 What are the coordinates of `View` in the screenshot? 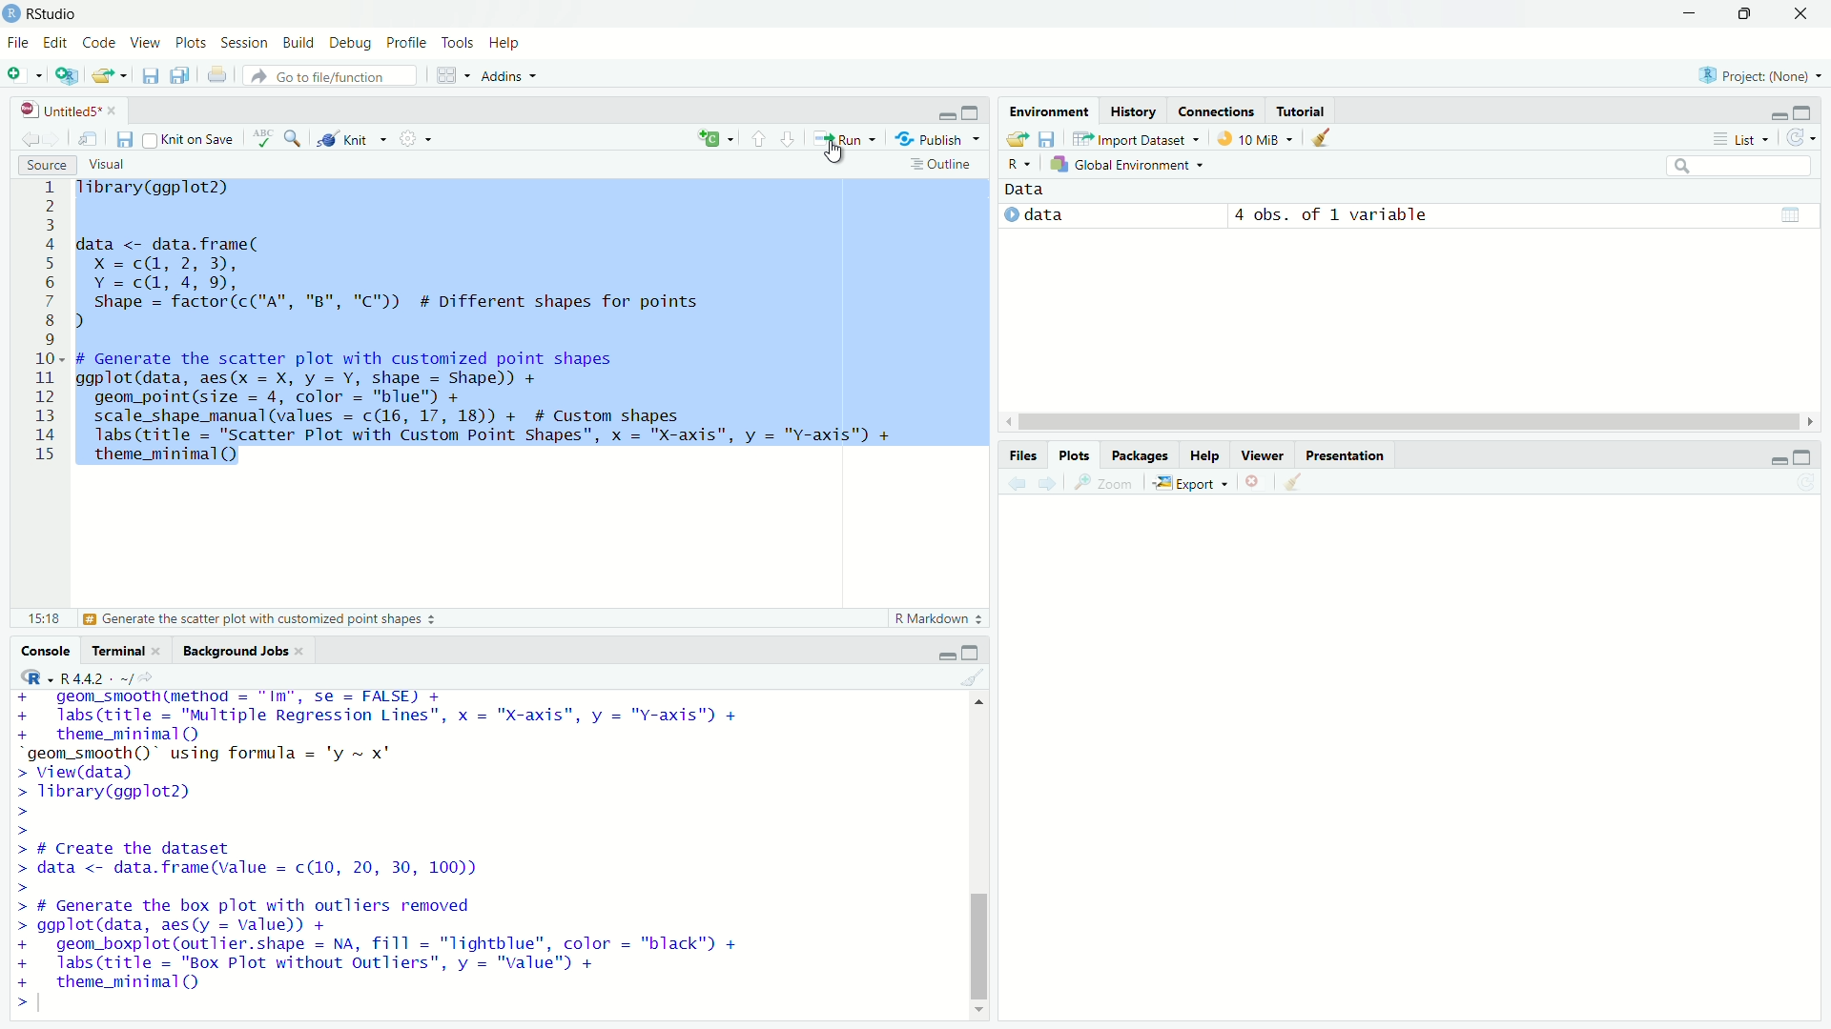 It's located at (143, 41).